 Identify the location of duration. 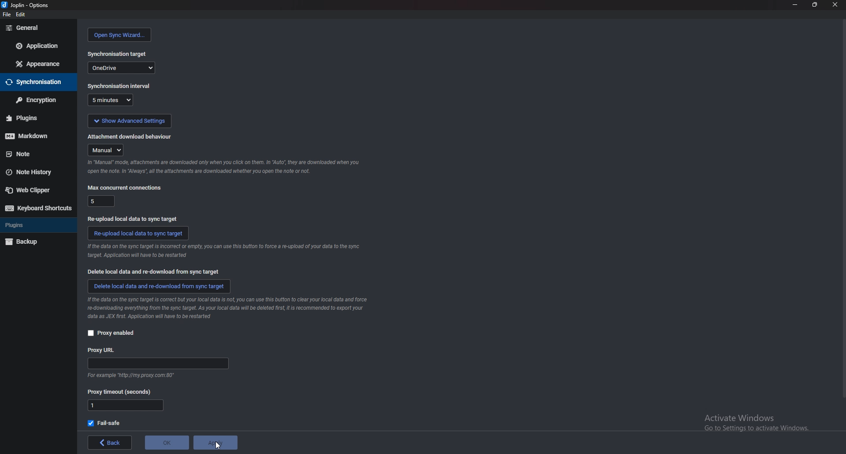
(110, 100).